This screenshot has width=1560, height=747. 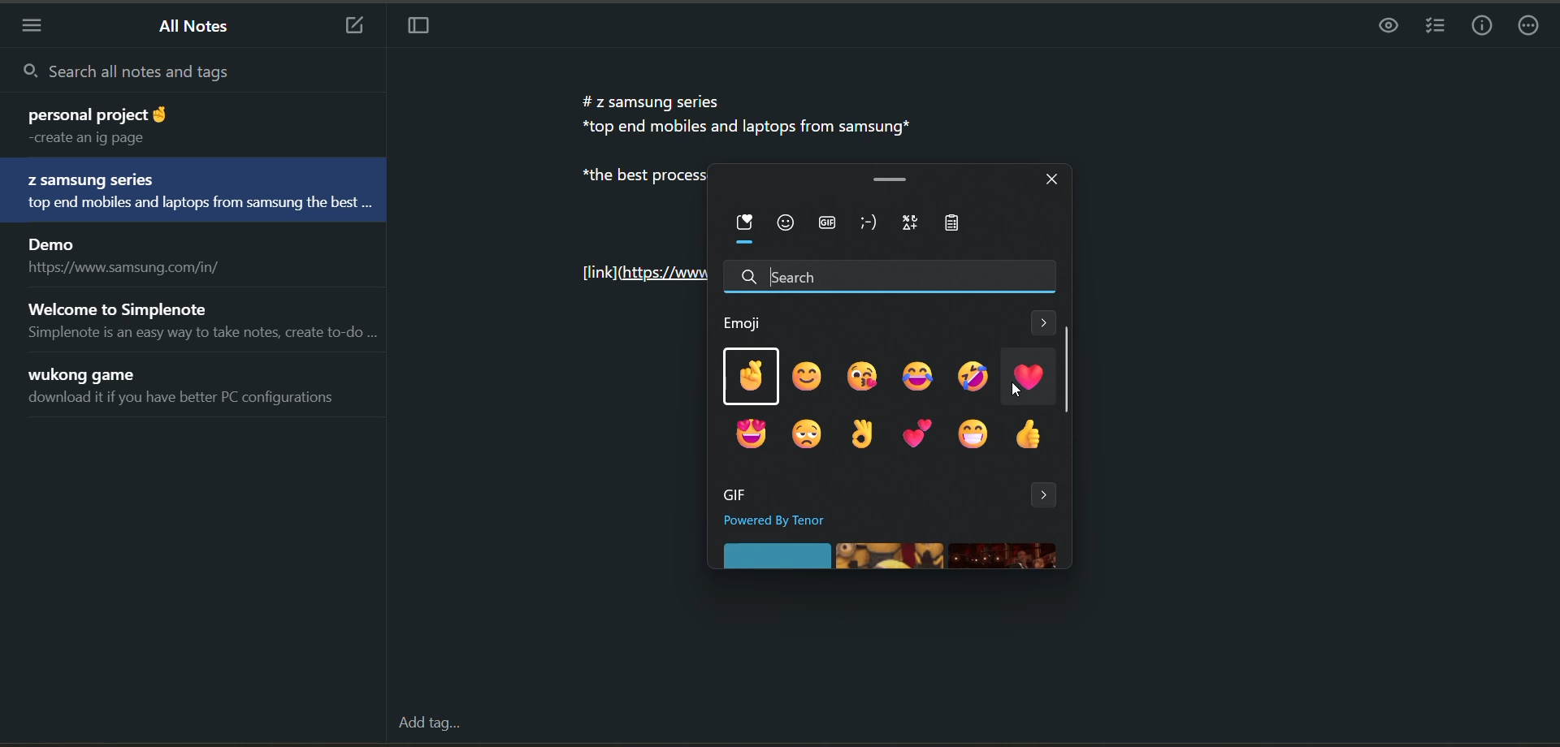 I want to click on see more, so click(x=1044, y=326).